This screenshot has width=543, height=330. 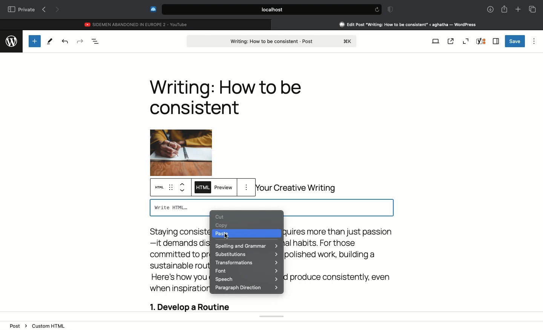 What do you see at coordinates (247, 270) in the screenshot?
I see `Font` at bounding box center [247, 270].